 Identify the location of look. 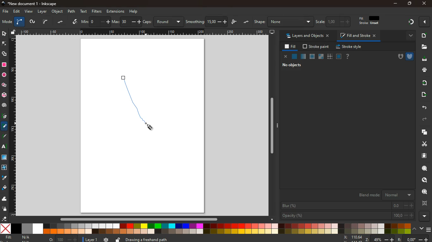
(424, 192).